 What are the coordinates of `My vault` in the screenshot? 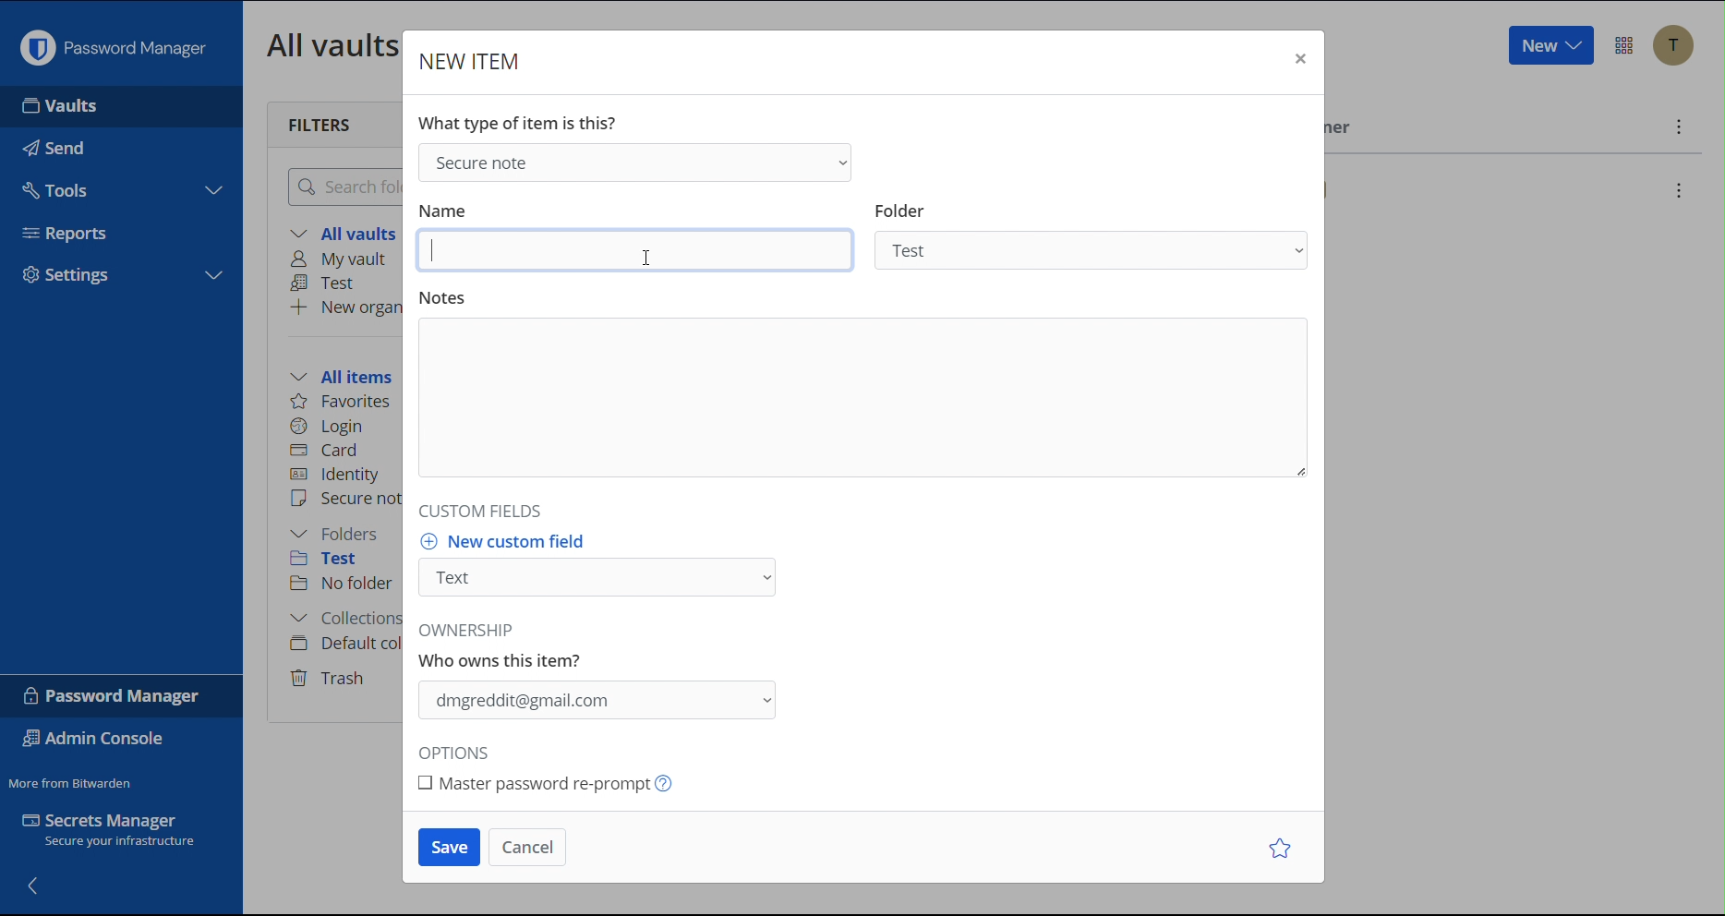 It's located at (344, 260).